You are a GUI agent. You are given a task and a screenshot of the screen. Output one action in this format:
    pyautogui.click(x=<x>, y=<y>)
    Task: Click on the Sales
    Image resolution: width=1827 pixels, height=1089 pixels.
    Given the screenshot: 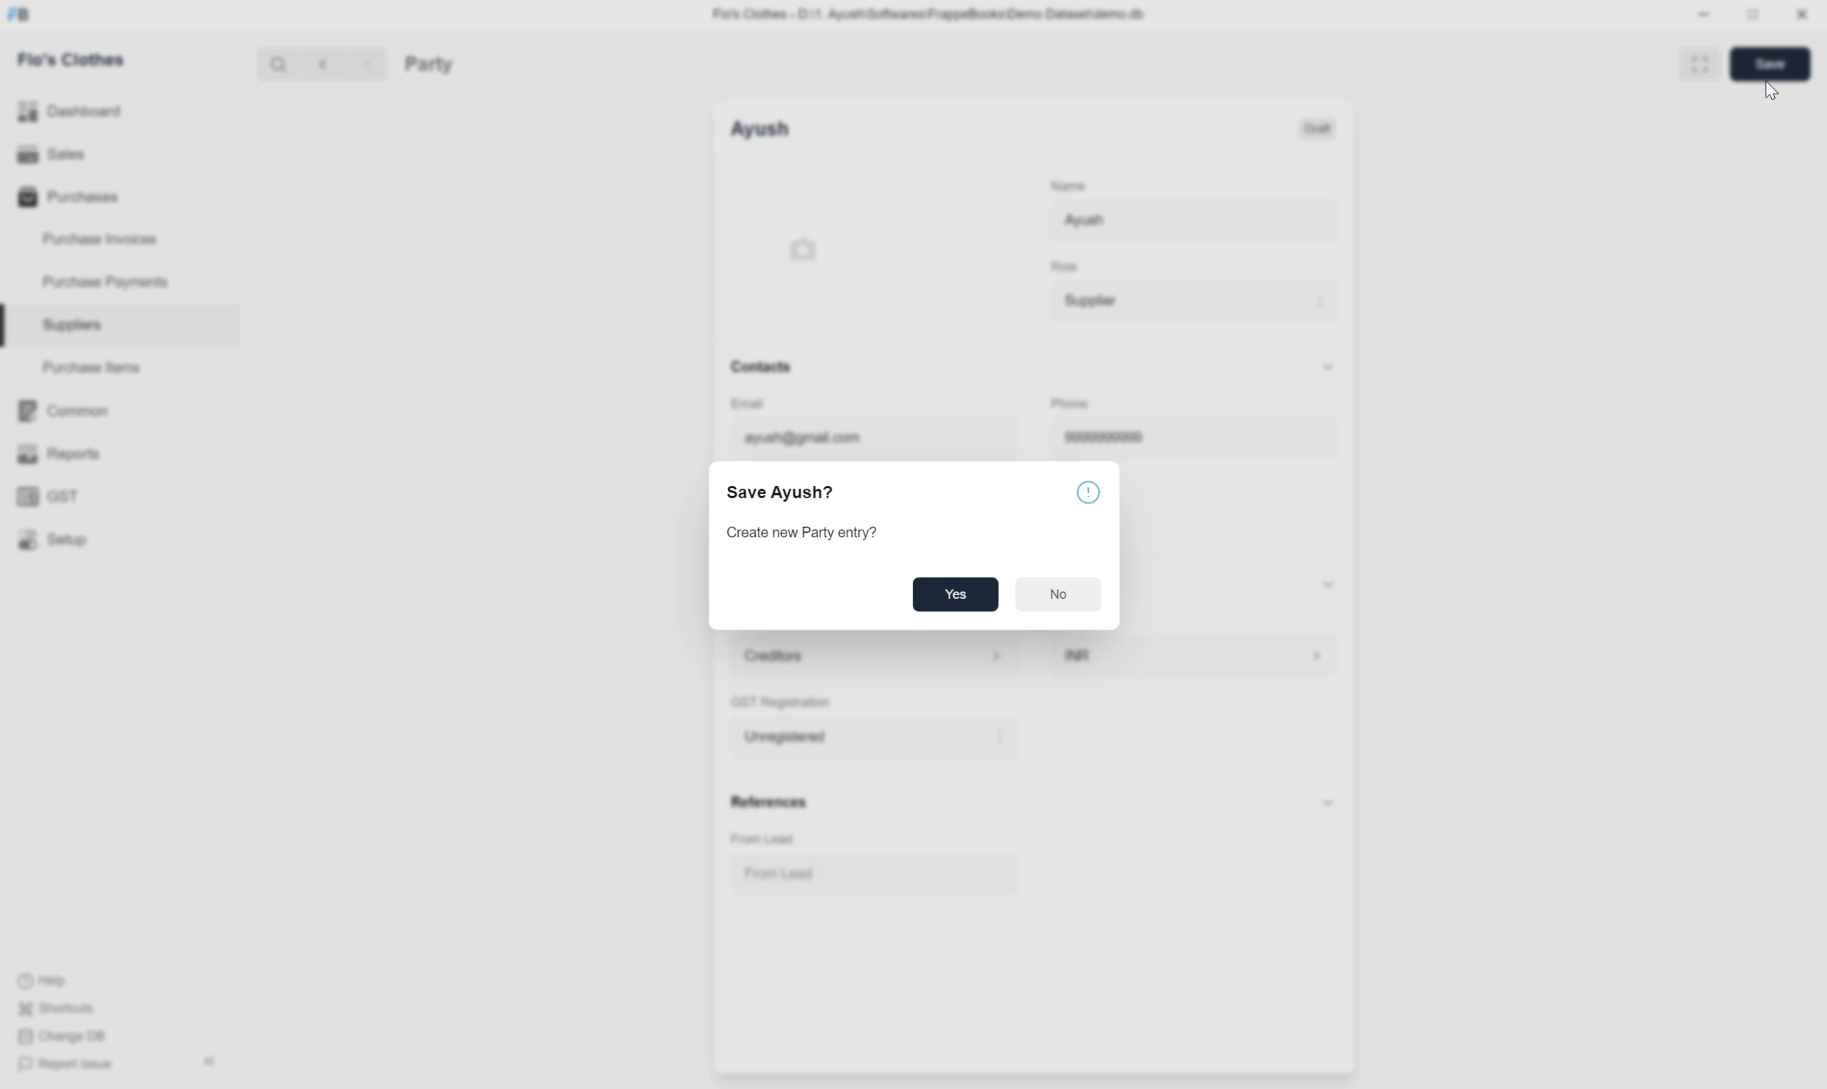 What is the action you would take?
    pyautogui.click(x=119, y=154)
    